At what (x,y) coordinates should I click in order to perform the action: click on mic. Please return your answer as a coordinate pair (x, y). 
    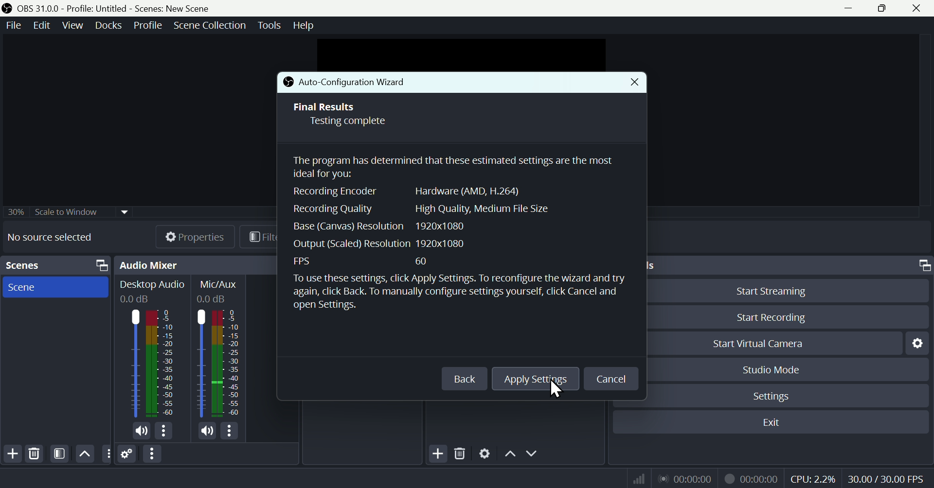
    Looking at the image, I should click on (208, 430).